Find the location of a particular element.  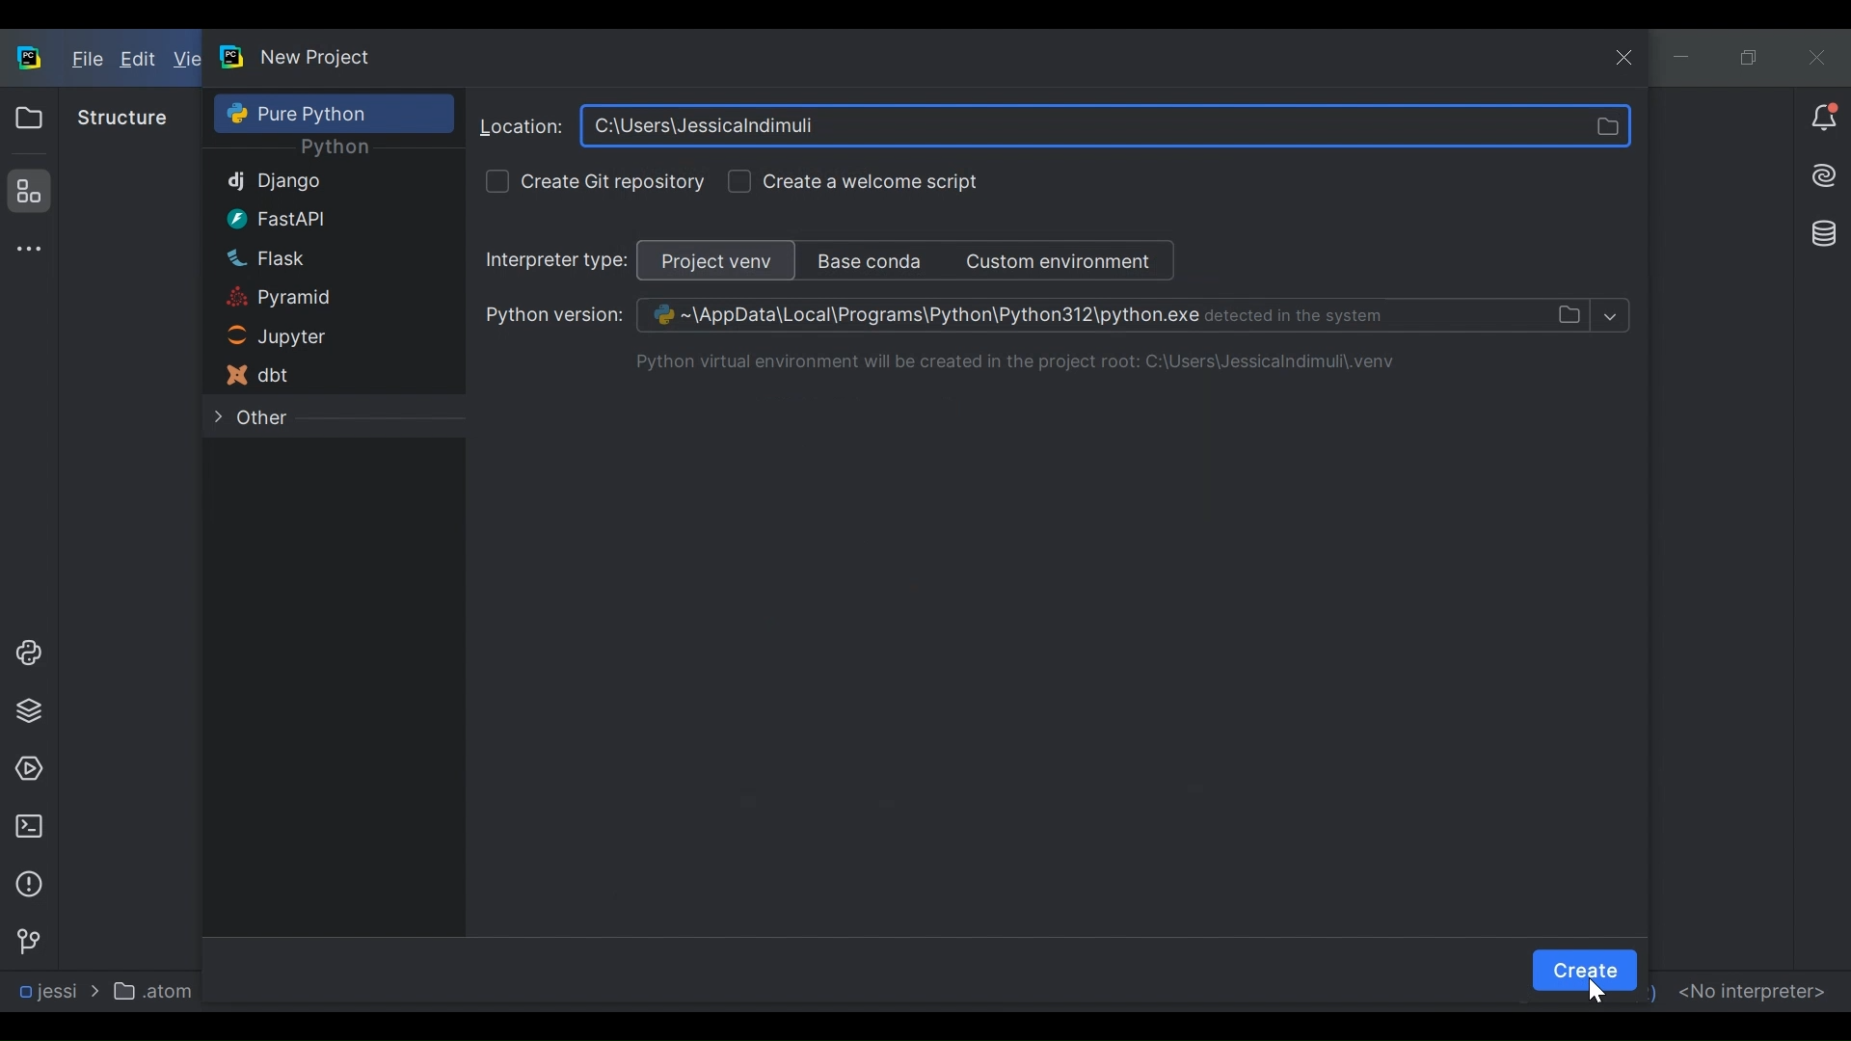

Other is located at coordinates (306, 418).